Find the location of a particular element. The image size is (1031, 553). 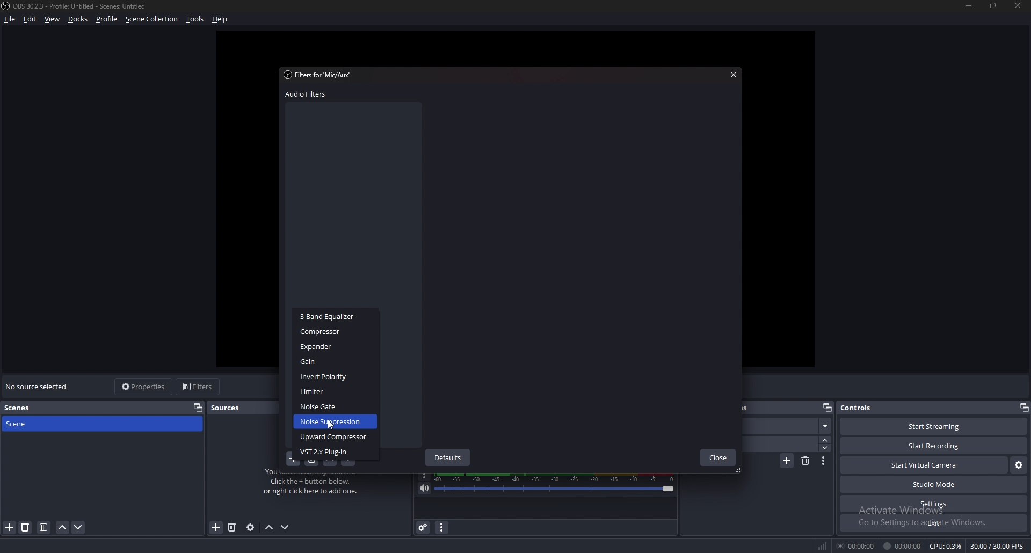

pop out is located at coordinates (1025, 408).